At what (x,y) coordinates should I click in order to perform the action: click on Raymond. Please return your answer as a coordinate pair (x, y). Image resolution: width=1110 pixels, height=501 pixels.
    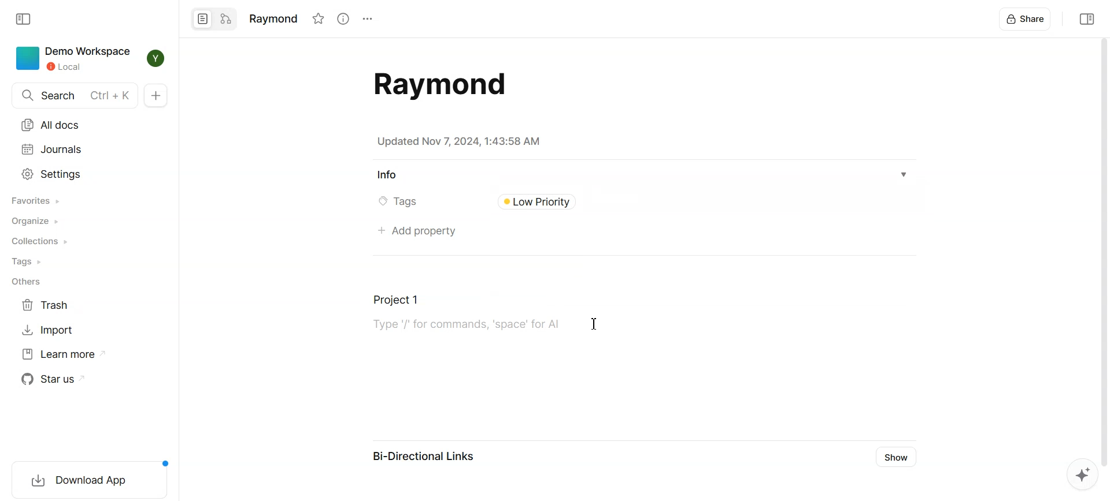
    Looking at the image, I should click on (272, 17).